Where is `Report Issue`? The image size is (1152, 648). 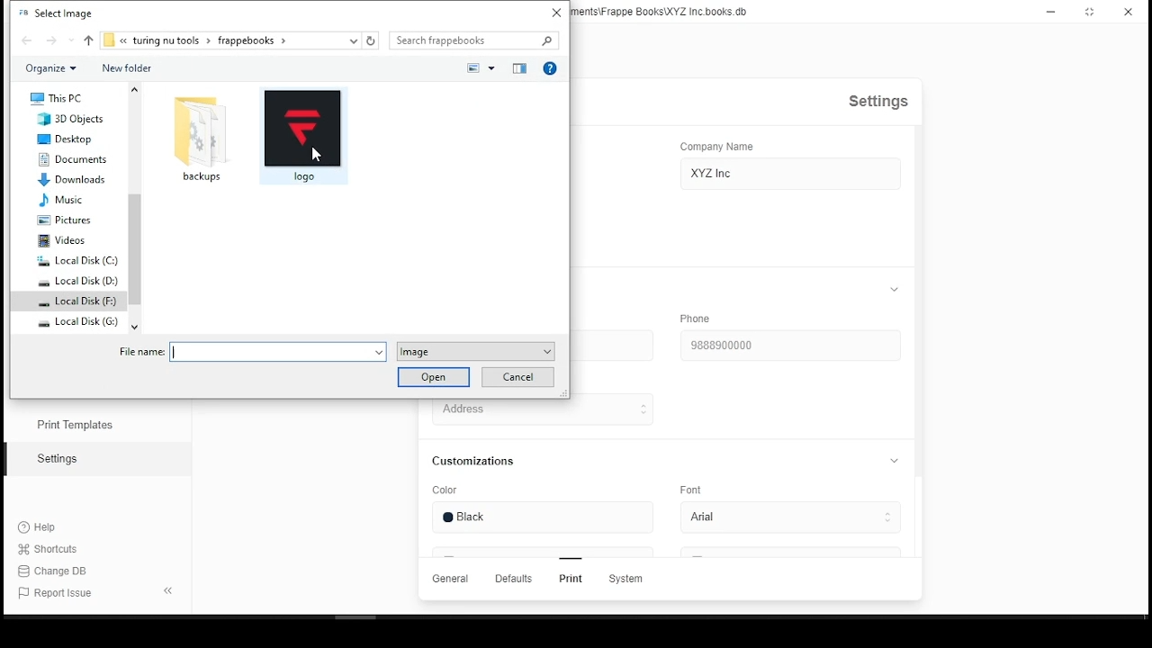
Report Issue is located at coordinates (56, 594).